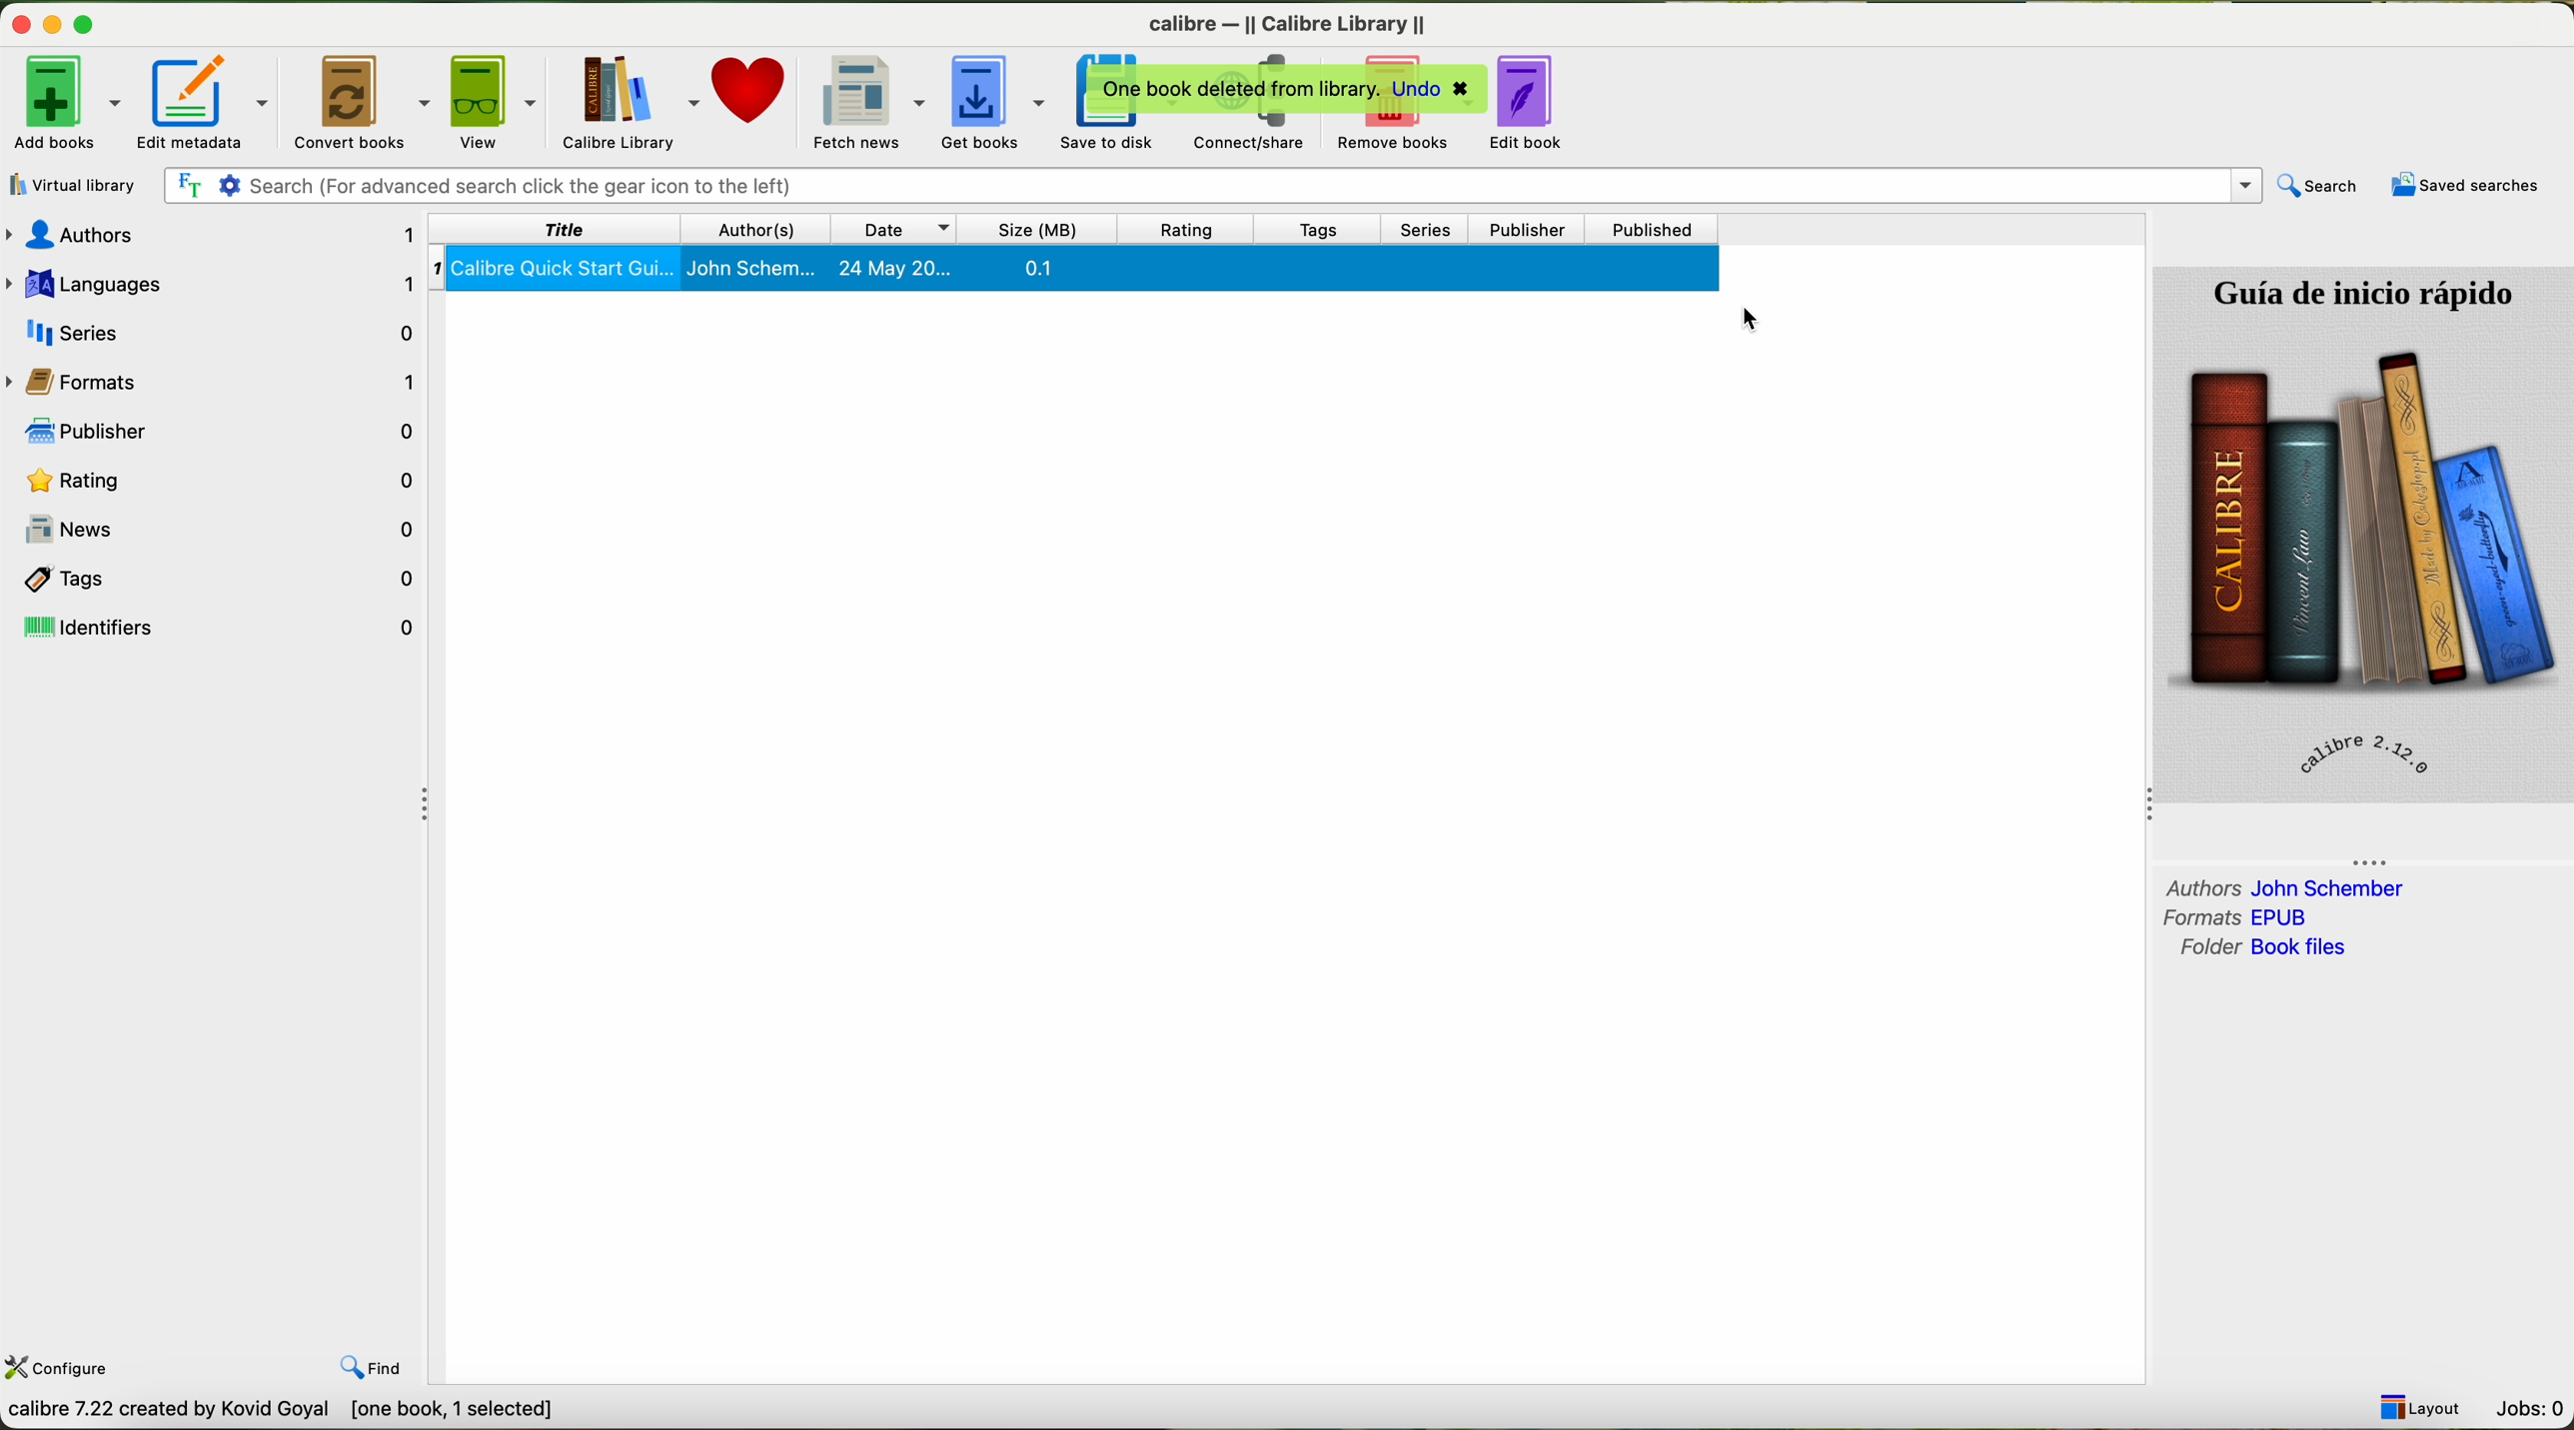 This screenshot has width=2574, height=1430. I want to click on connect/share, so click(1250, 102).